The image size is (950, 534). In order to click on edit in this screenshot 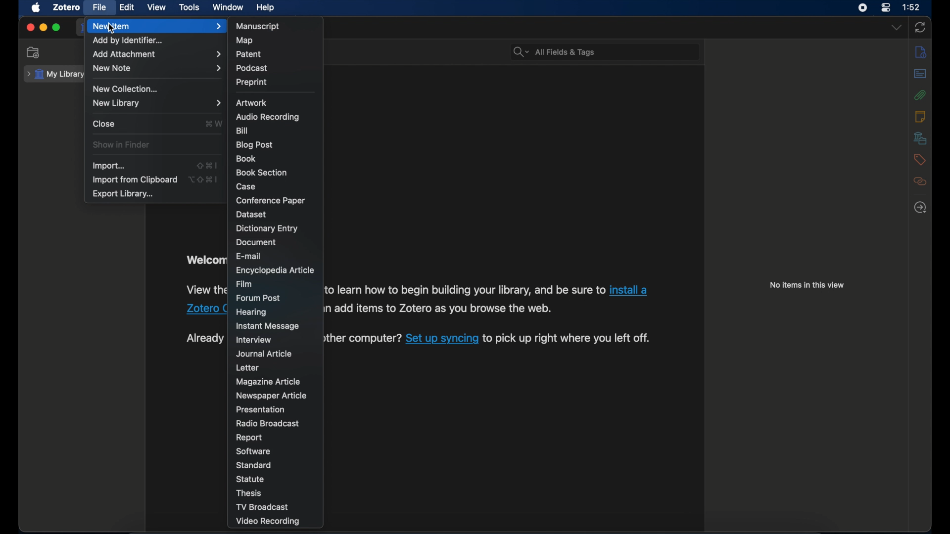, I will do `click(128, 7)`.